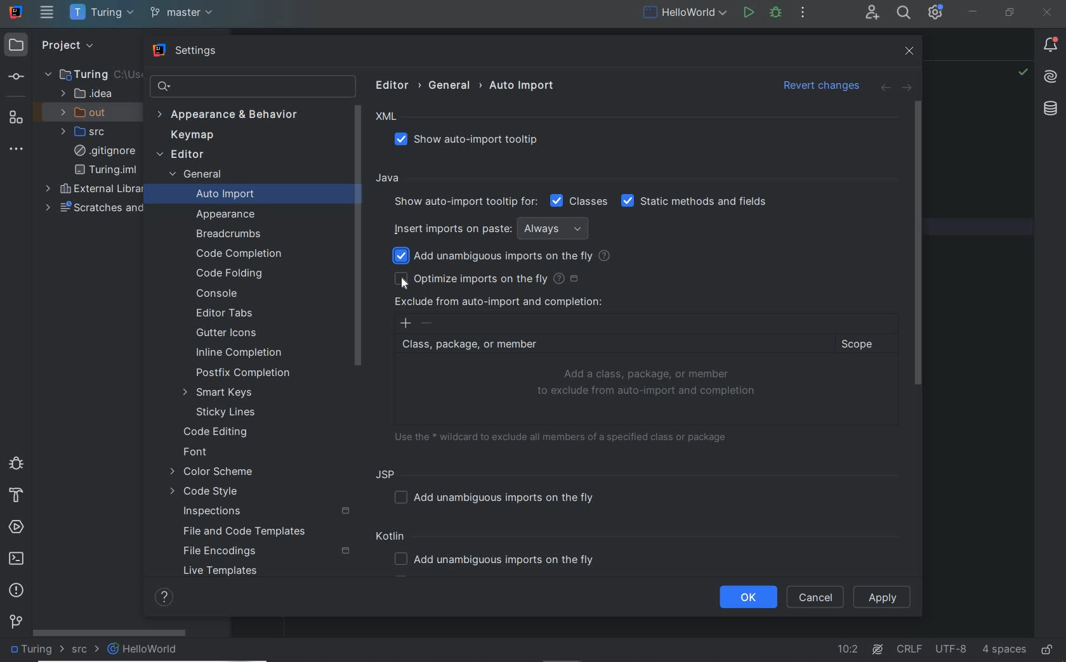 The height and width of the screenshot is (662, 1066). I want to click on CODE COMPLETION, so click(237, 252).